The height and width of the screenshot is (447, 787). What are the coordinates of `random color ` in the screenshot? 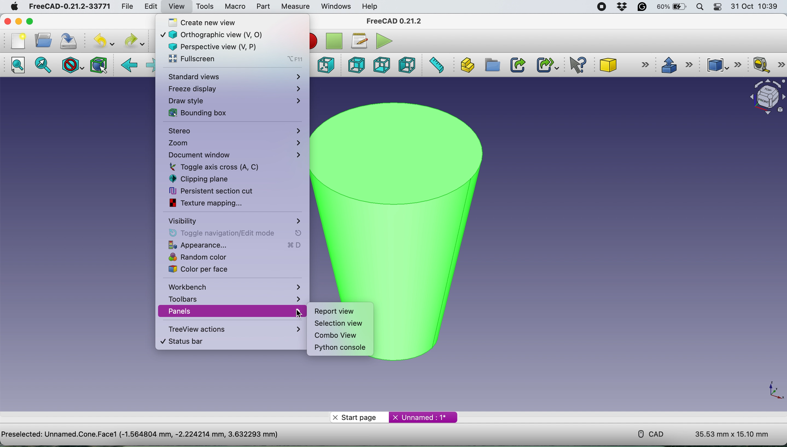 It's located at (228, 258).